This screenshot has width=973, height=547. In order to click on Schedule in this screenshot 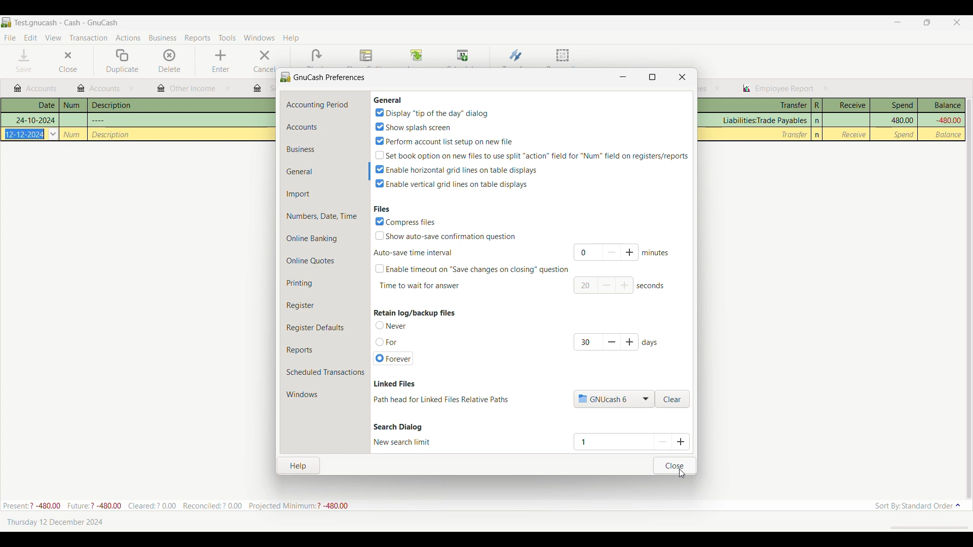, I will do `click(463, 56)`.